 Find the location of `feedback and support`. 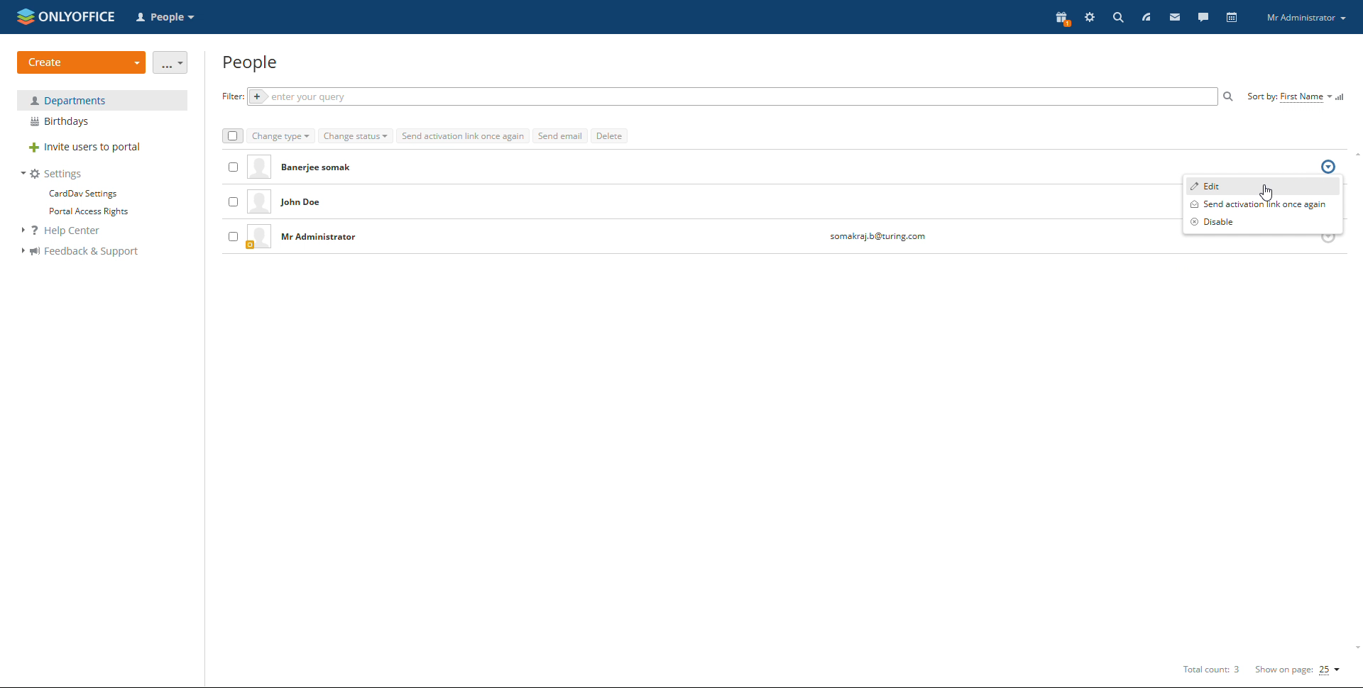

feedback and support is located at coordinates (80, 252).